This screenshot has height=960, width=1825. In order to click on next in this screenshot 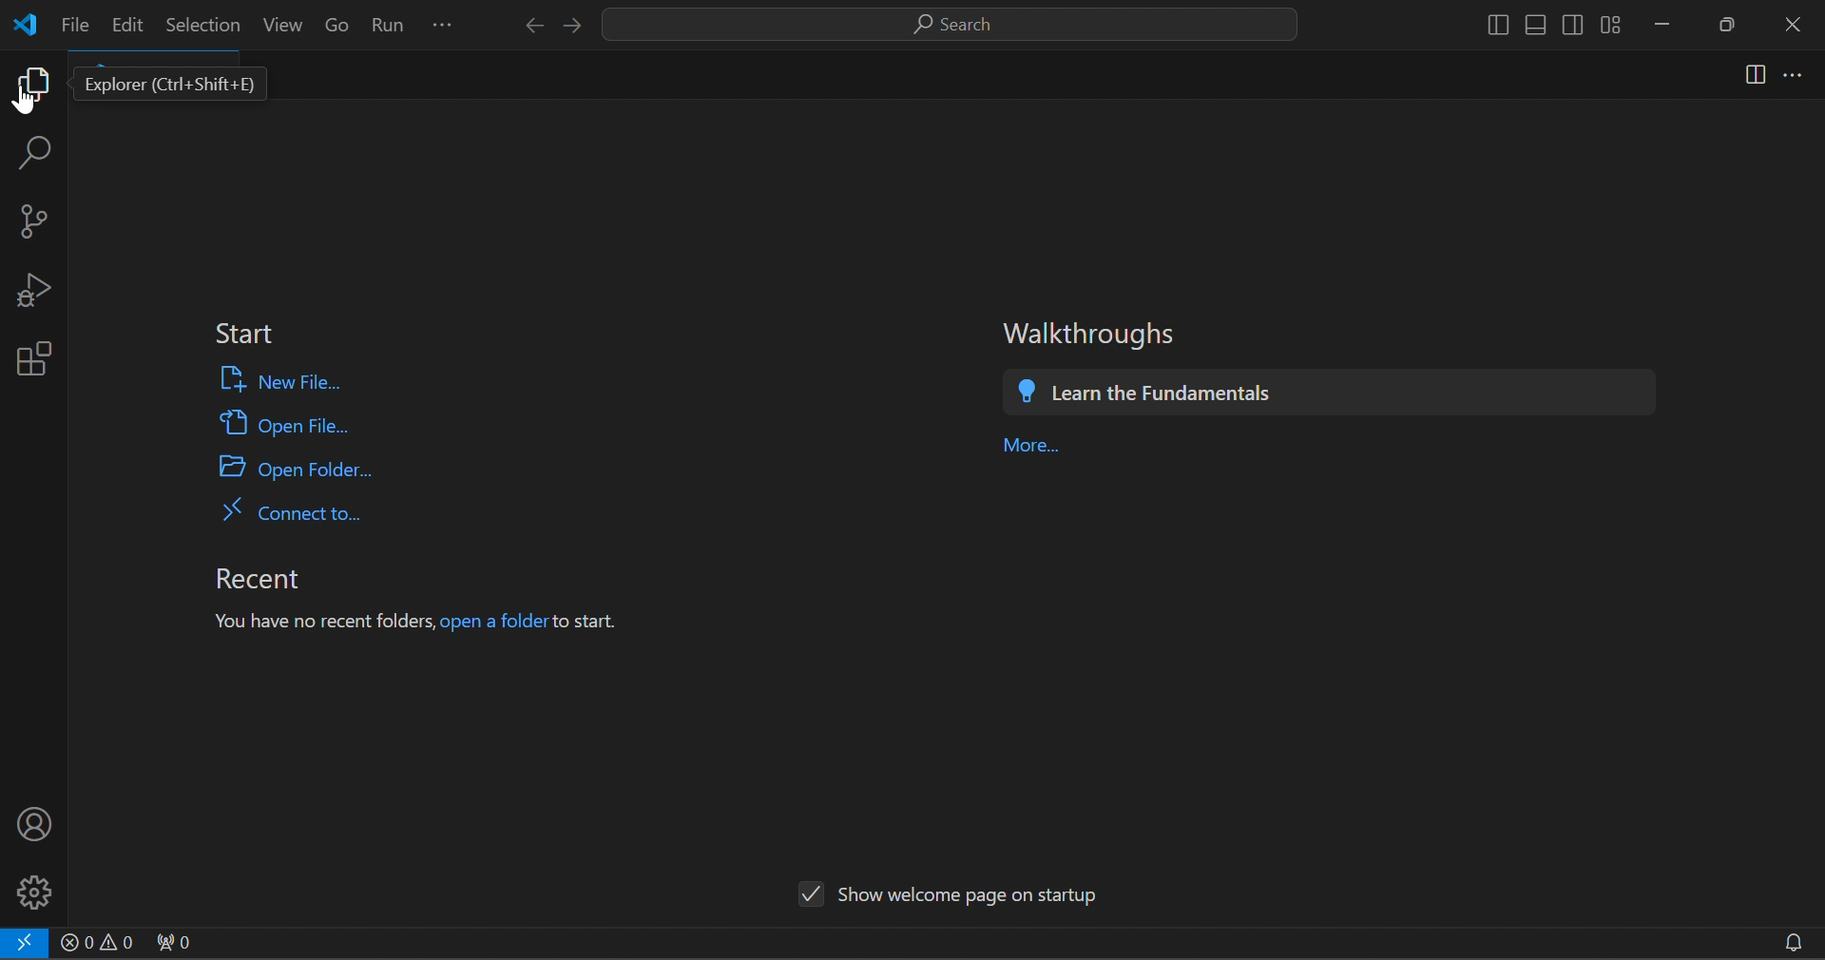, I will do `click(579, 26)`.